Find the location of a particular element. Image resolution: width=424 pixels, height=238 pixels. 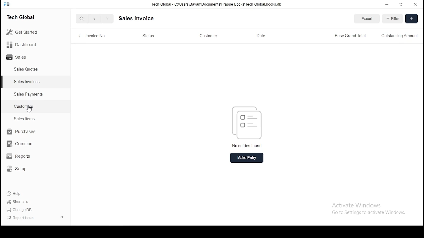

purchase is located at coordinates (20, 132).